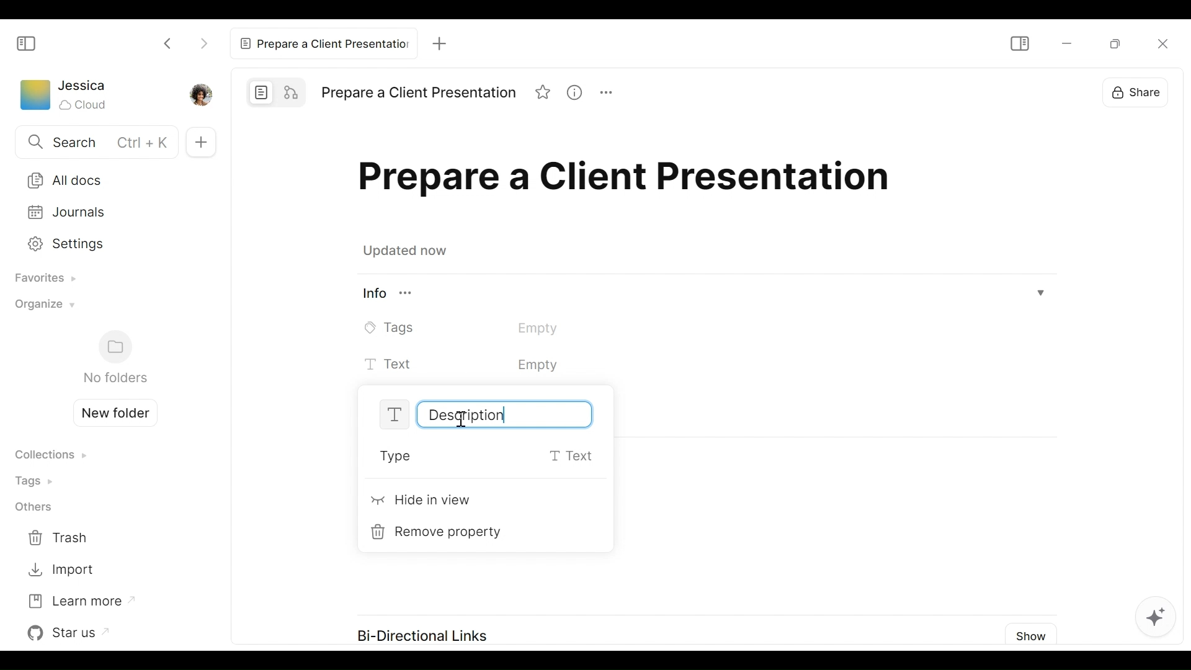  Describe the element at coordinates (1019, 43) in the screenshot. I see `Show/Hide Sidebar` at that location.